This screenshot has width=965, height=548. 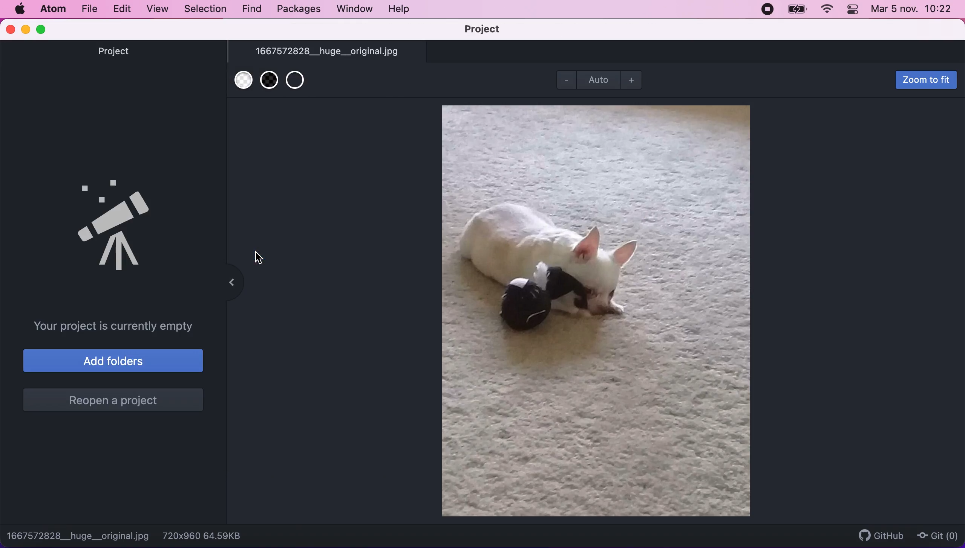 What do you see at coordinates (565, 81) in the screenshot?
I see `zoom out` at bounding box center [565, 81].